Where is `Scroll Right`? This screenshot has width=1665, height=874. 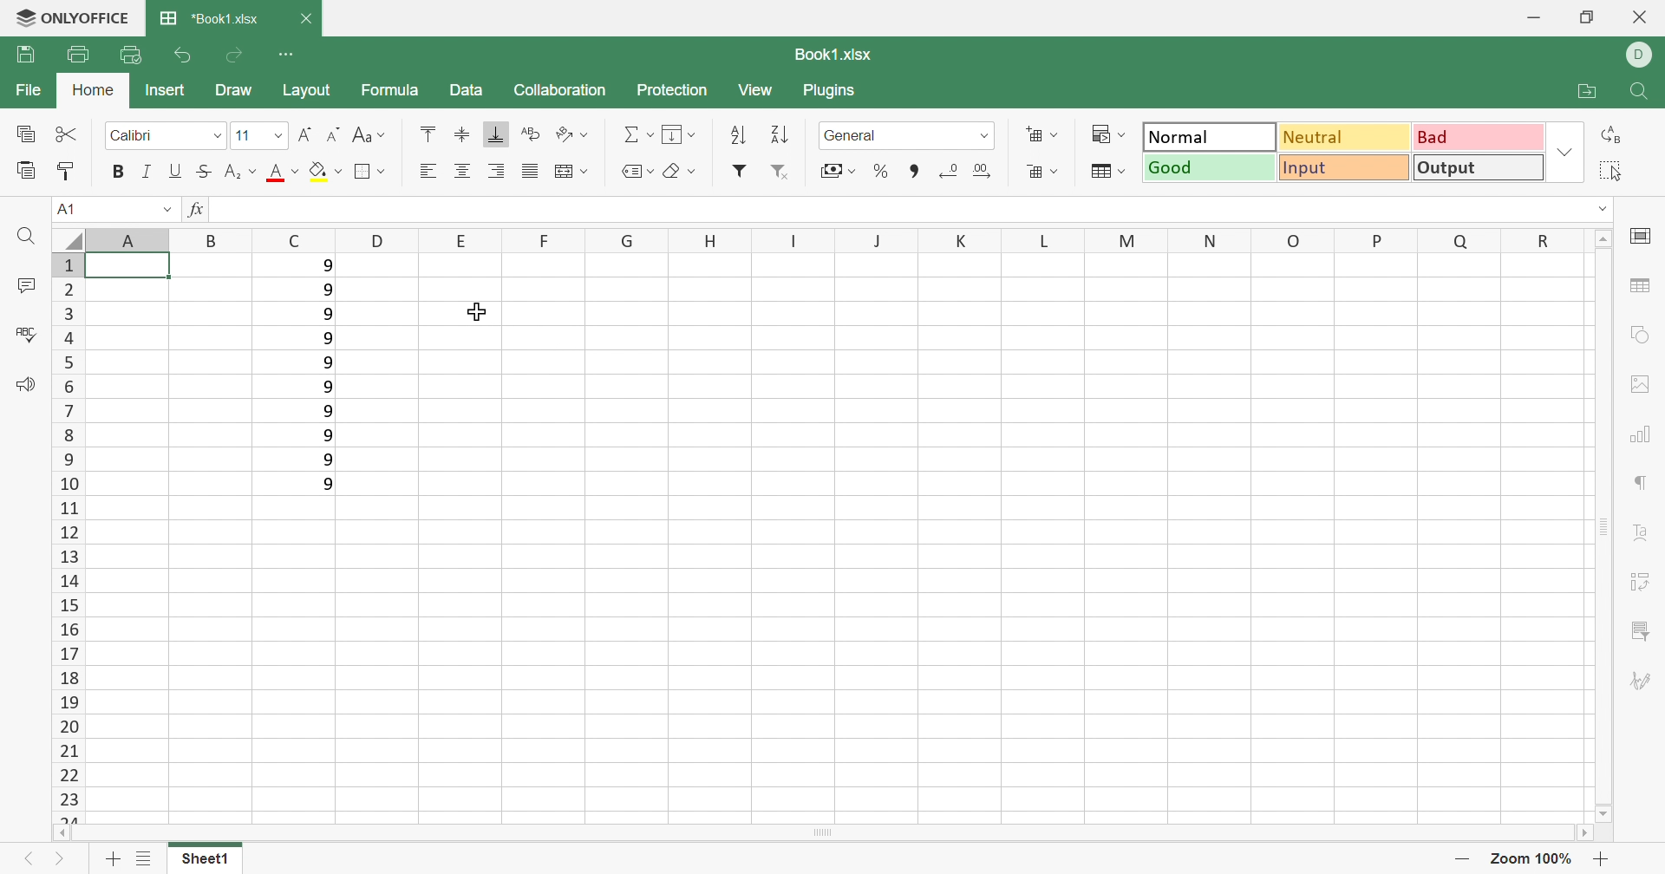
Scroll Right is located at coordinates (1586, 835).